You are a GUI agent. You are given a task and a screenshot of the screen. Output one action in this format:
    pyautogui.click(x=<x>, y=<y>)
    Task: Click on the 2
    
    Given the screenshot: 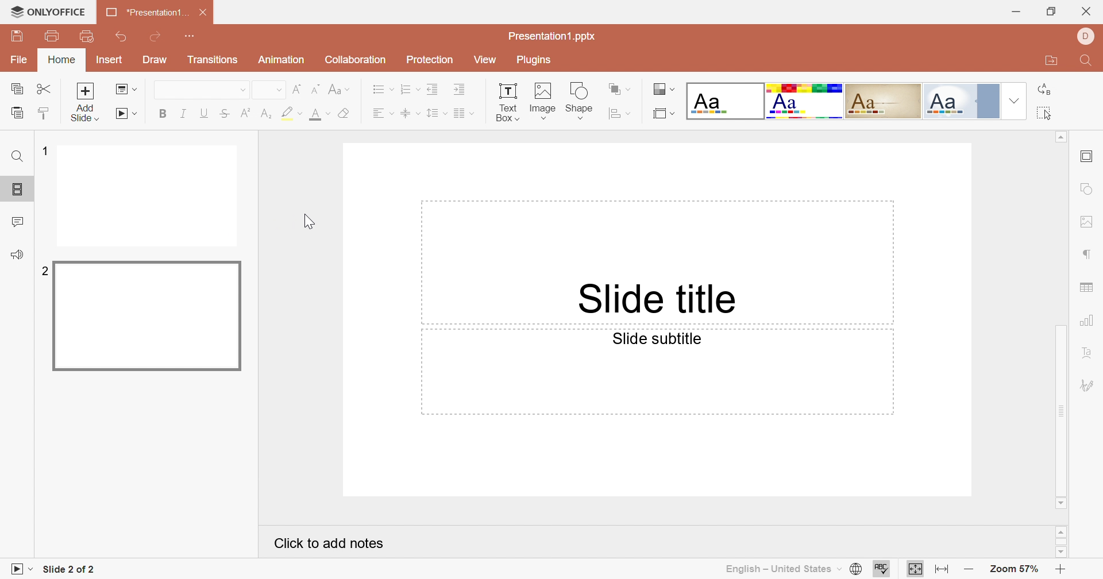 What is the action you would take?
    pyautogui.click(x=44, y=271)
    